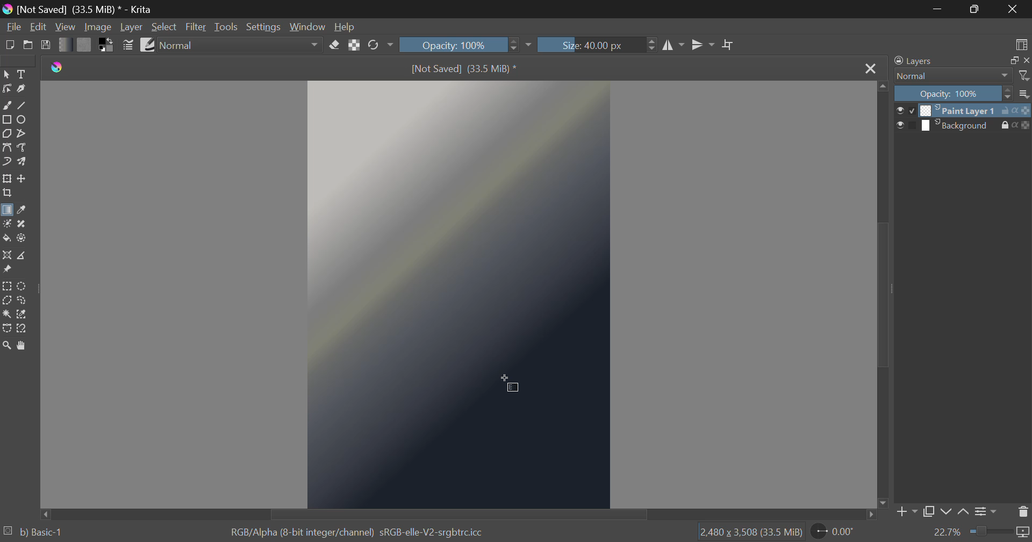  I want to click on icon, so click(1023, 110).